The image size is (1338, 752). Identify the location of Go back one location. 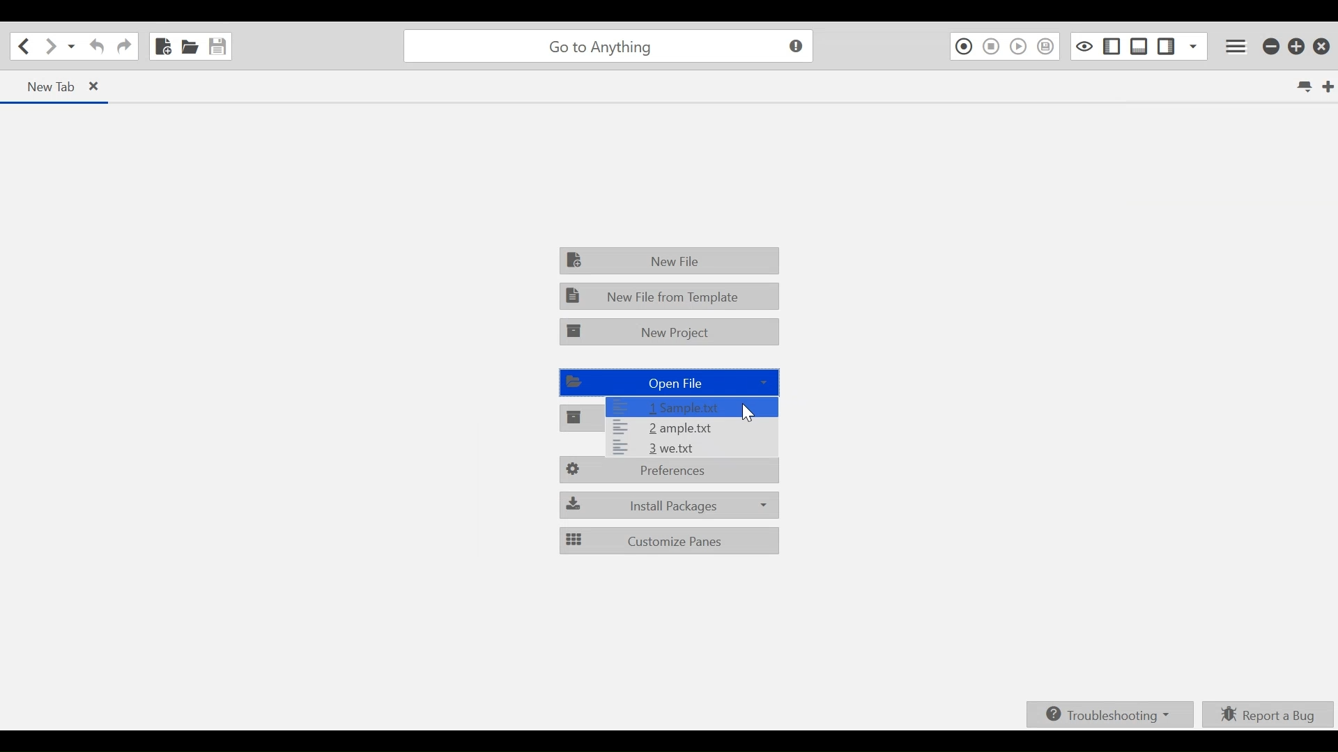
(24, 46).